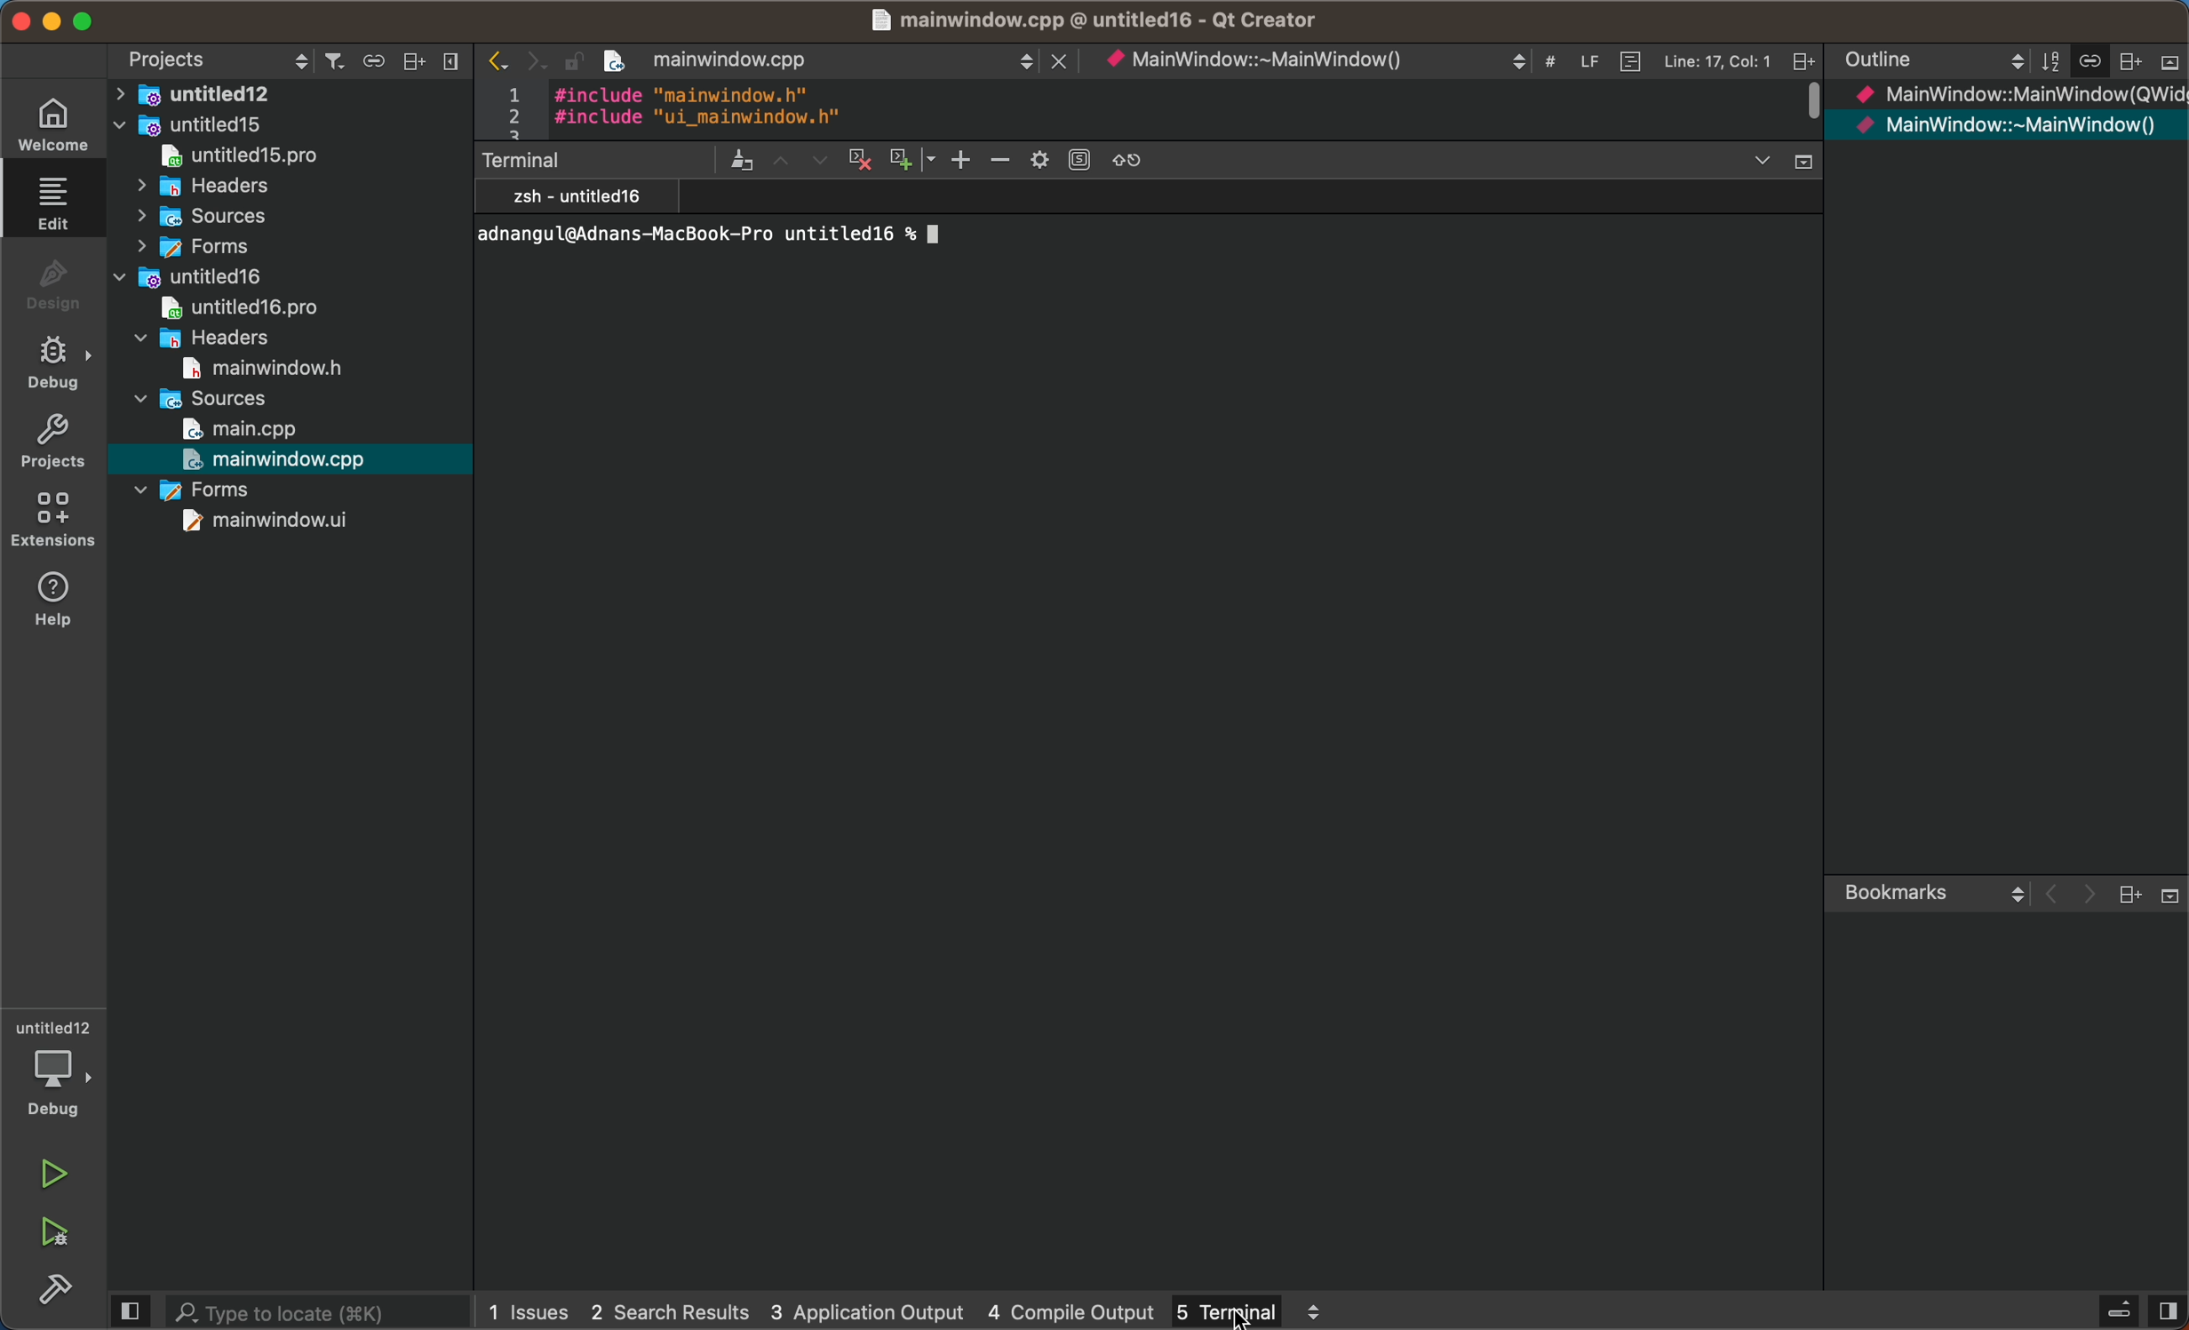 This screenshot has width=2189, height=1330. What do you see at coordinates (699, 108) in the screenshot?
I see `file code` at bounding box center [699, 108].